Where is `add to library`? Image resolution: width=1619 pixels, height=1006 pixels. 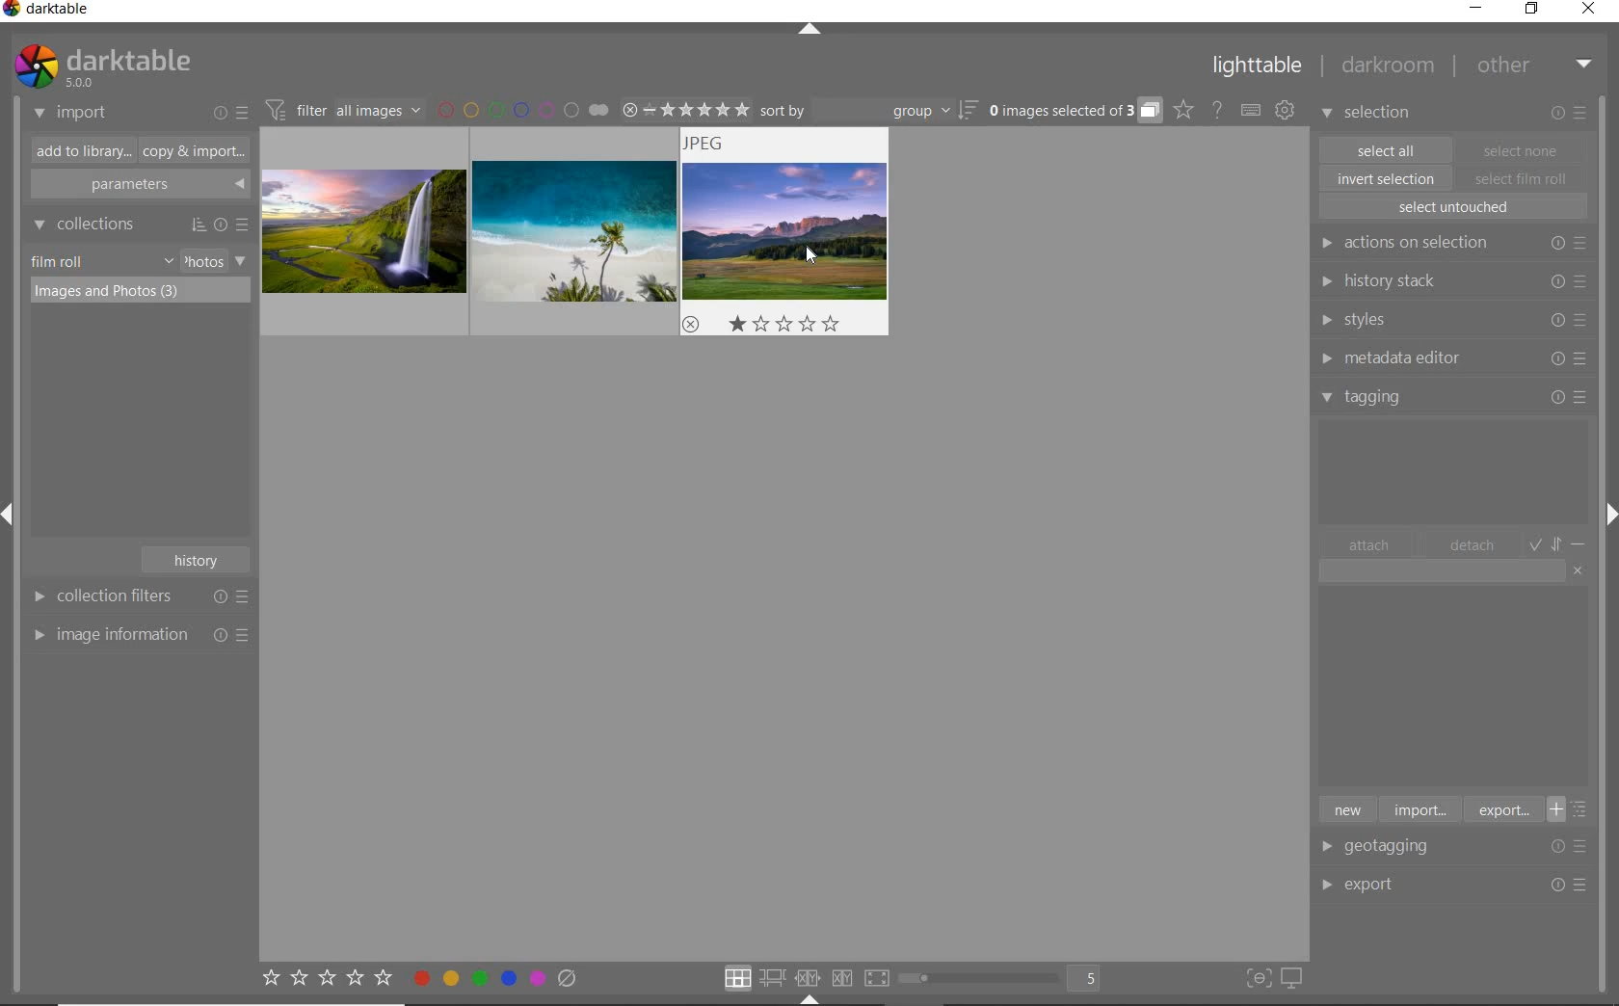 add to library is located at coordinates (78, 151).